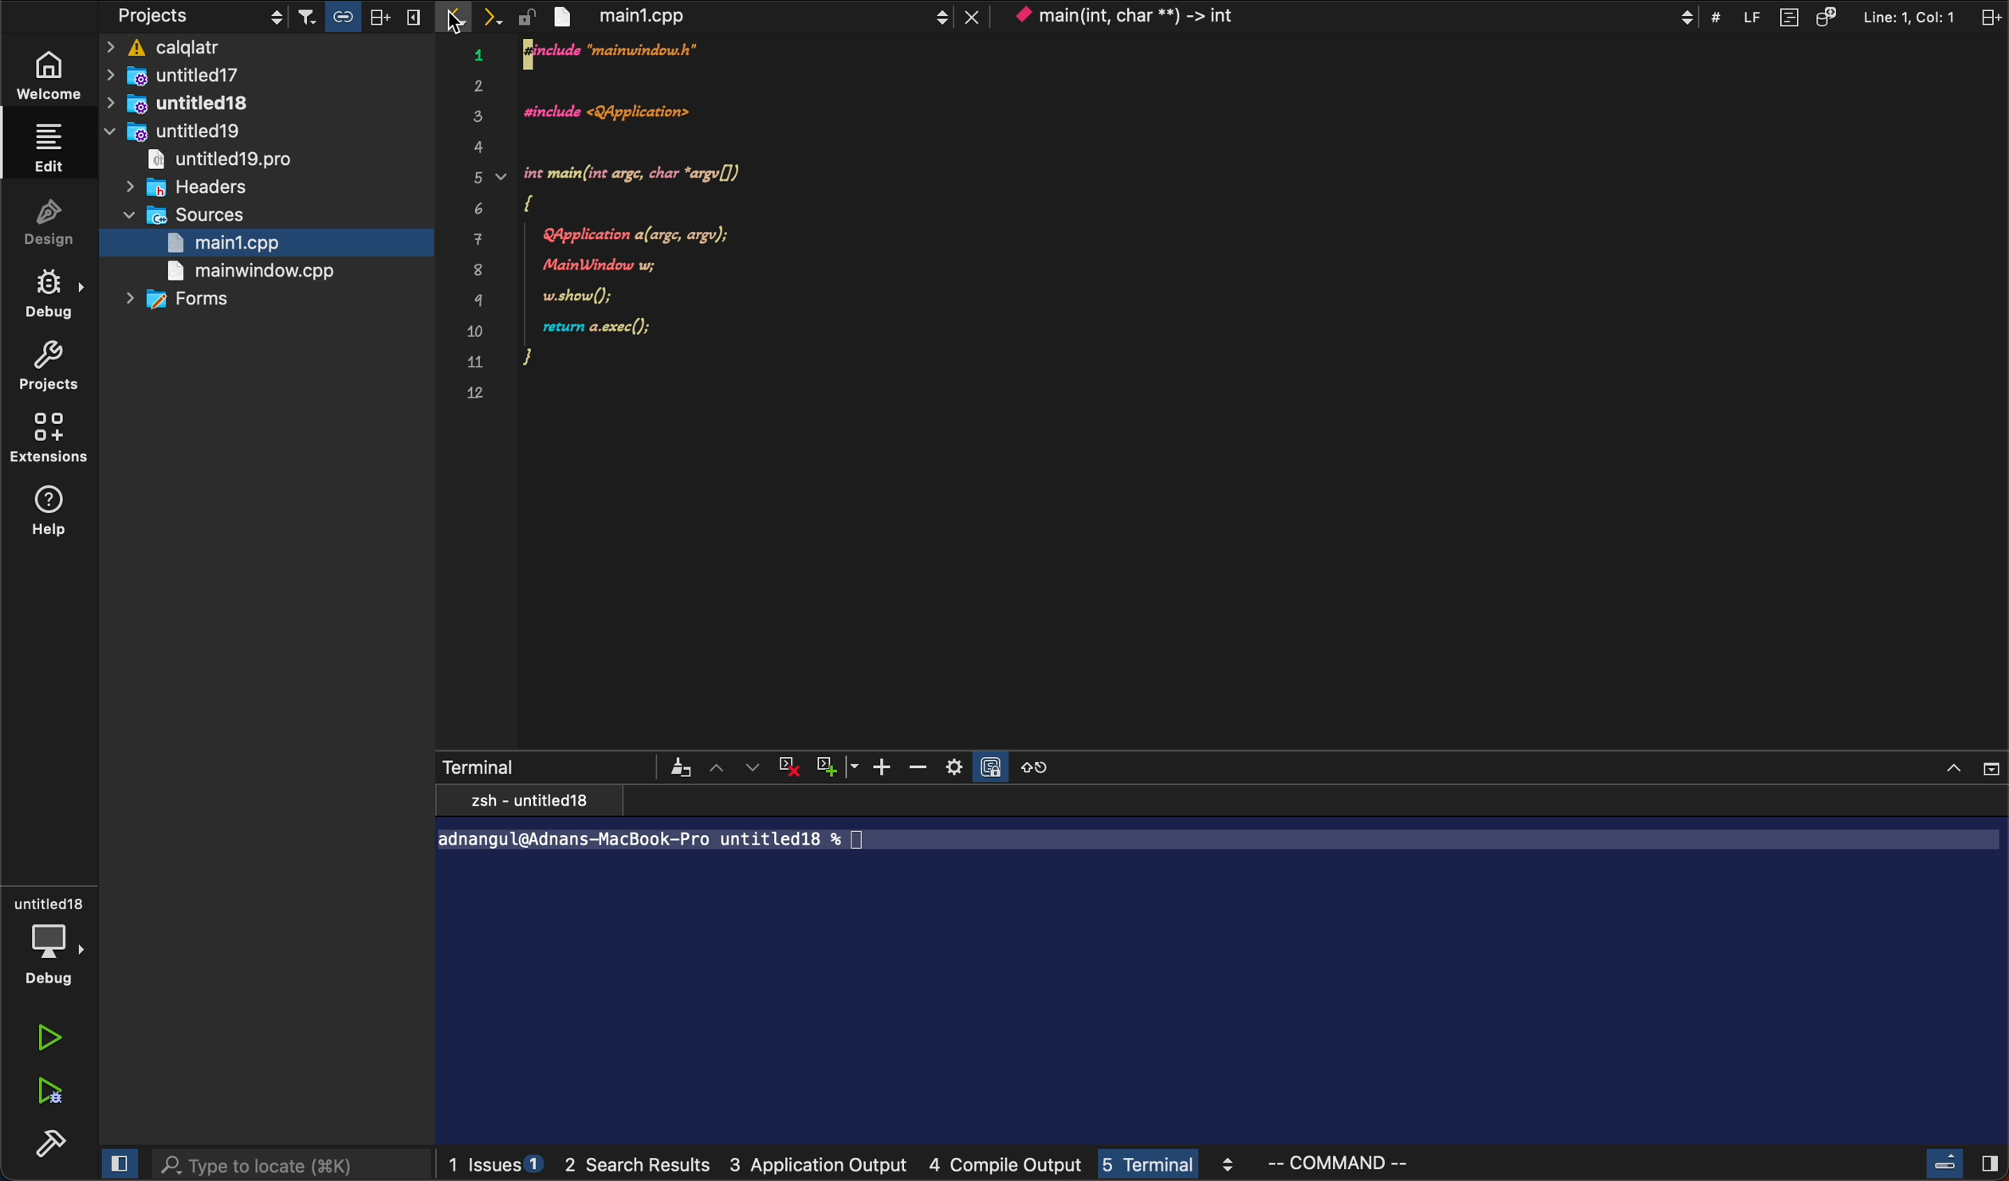  I want to click on untitled 18, so click(198, 104).